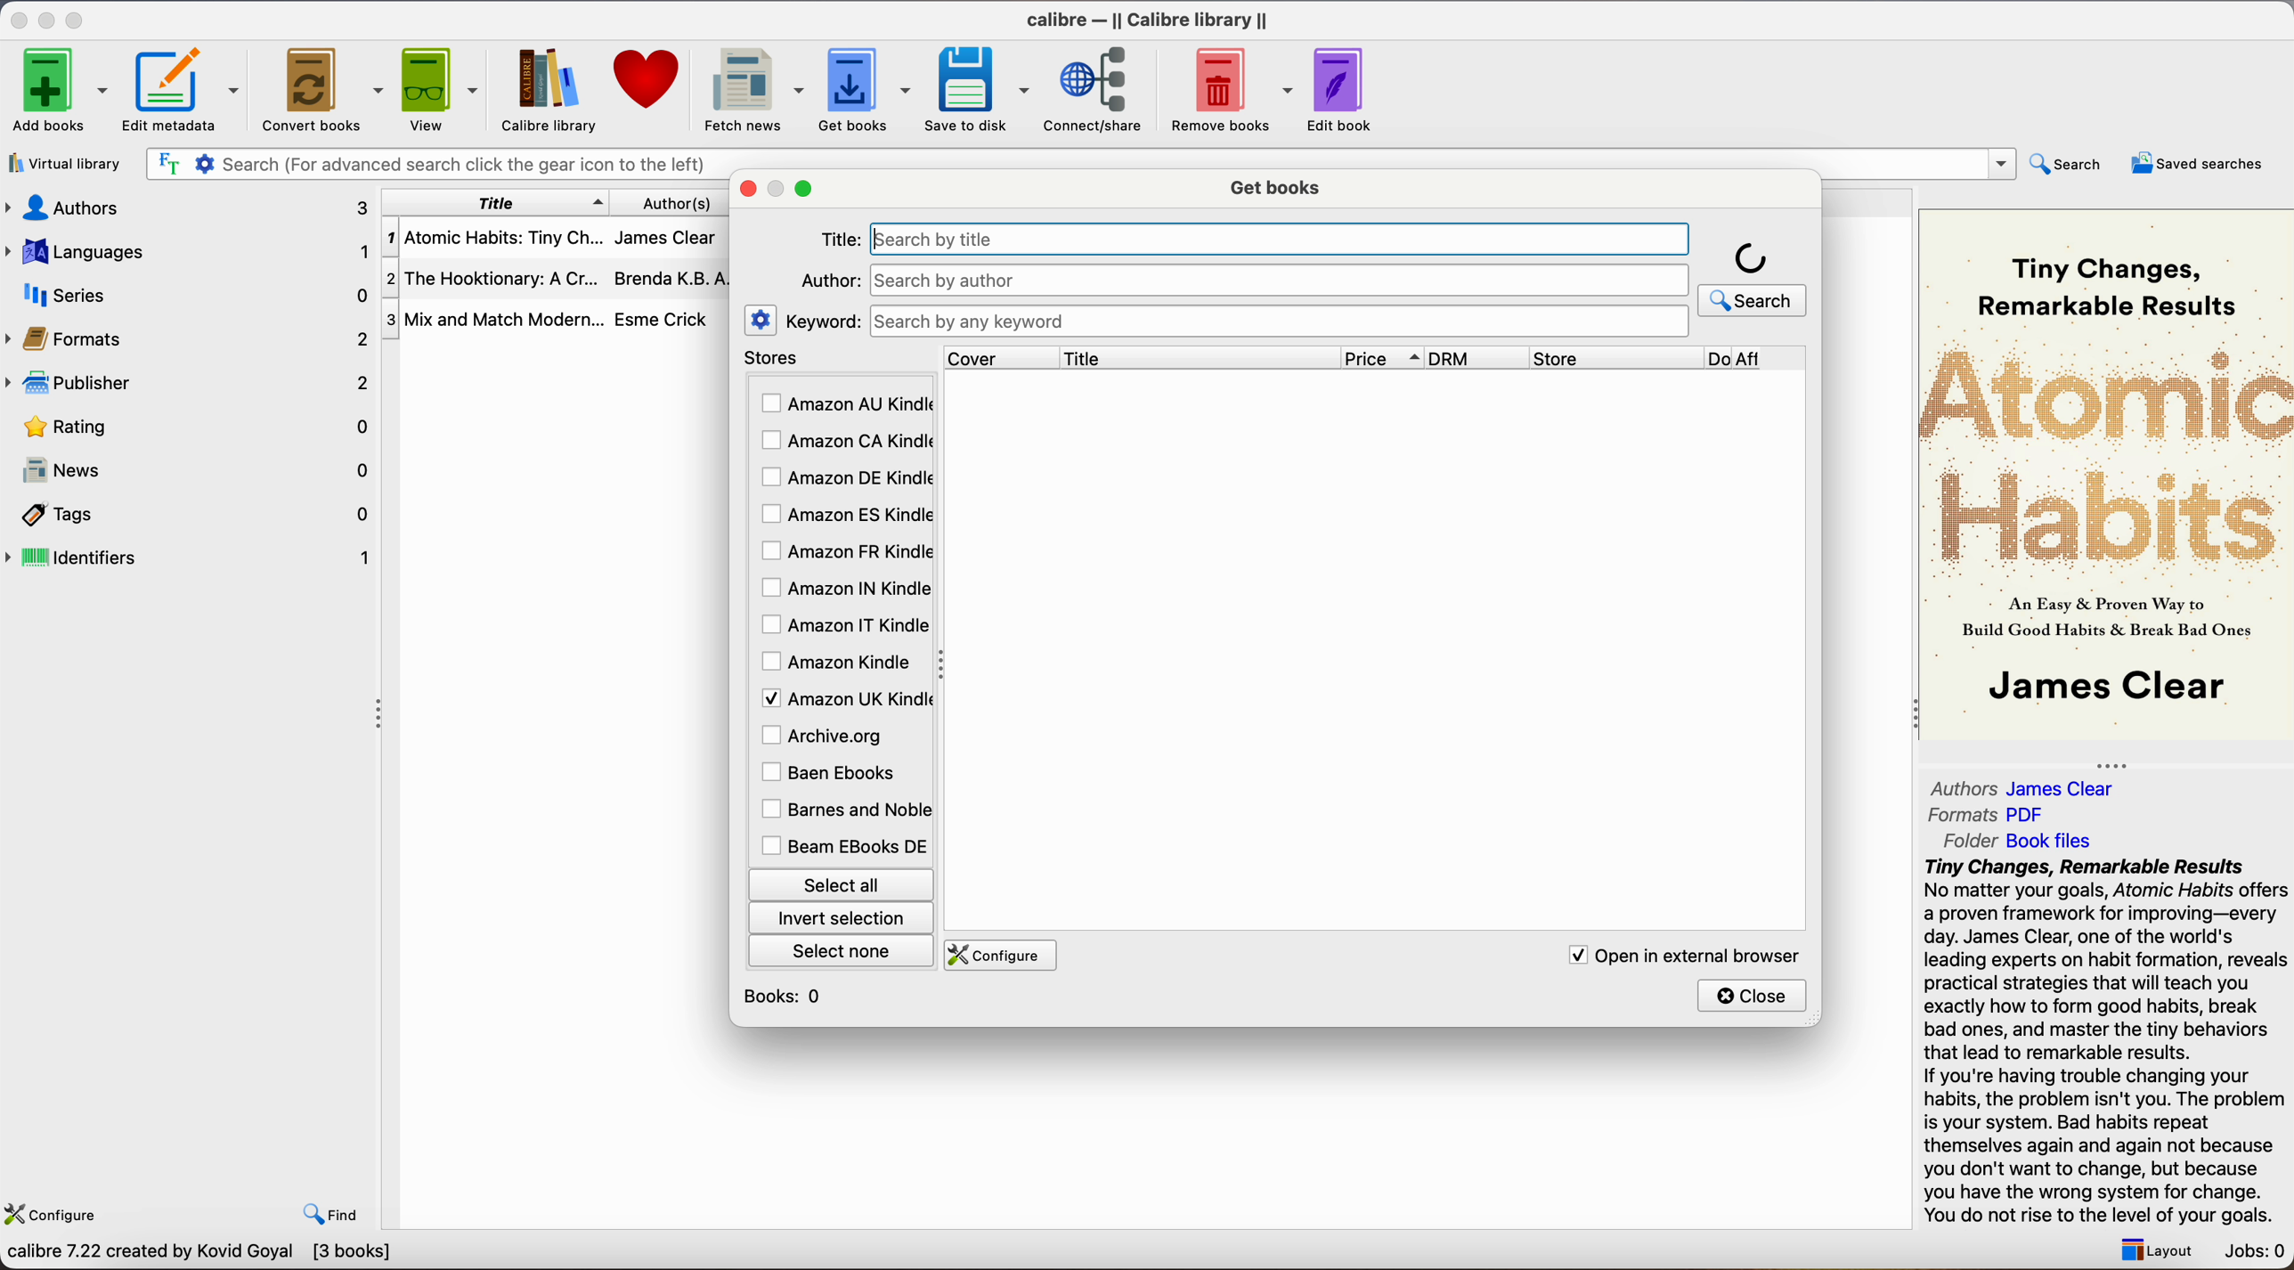 The image size is (2294, 1270). What do you see at coordinates (664, 235) in the screenshot?
I see `James Clear` at bounding box center [664, 235].